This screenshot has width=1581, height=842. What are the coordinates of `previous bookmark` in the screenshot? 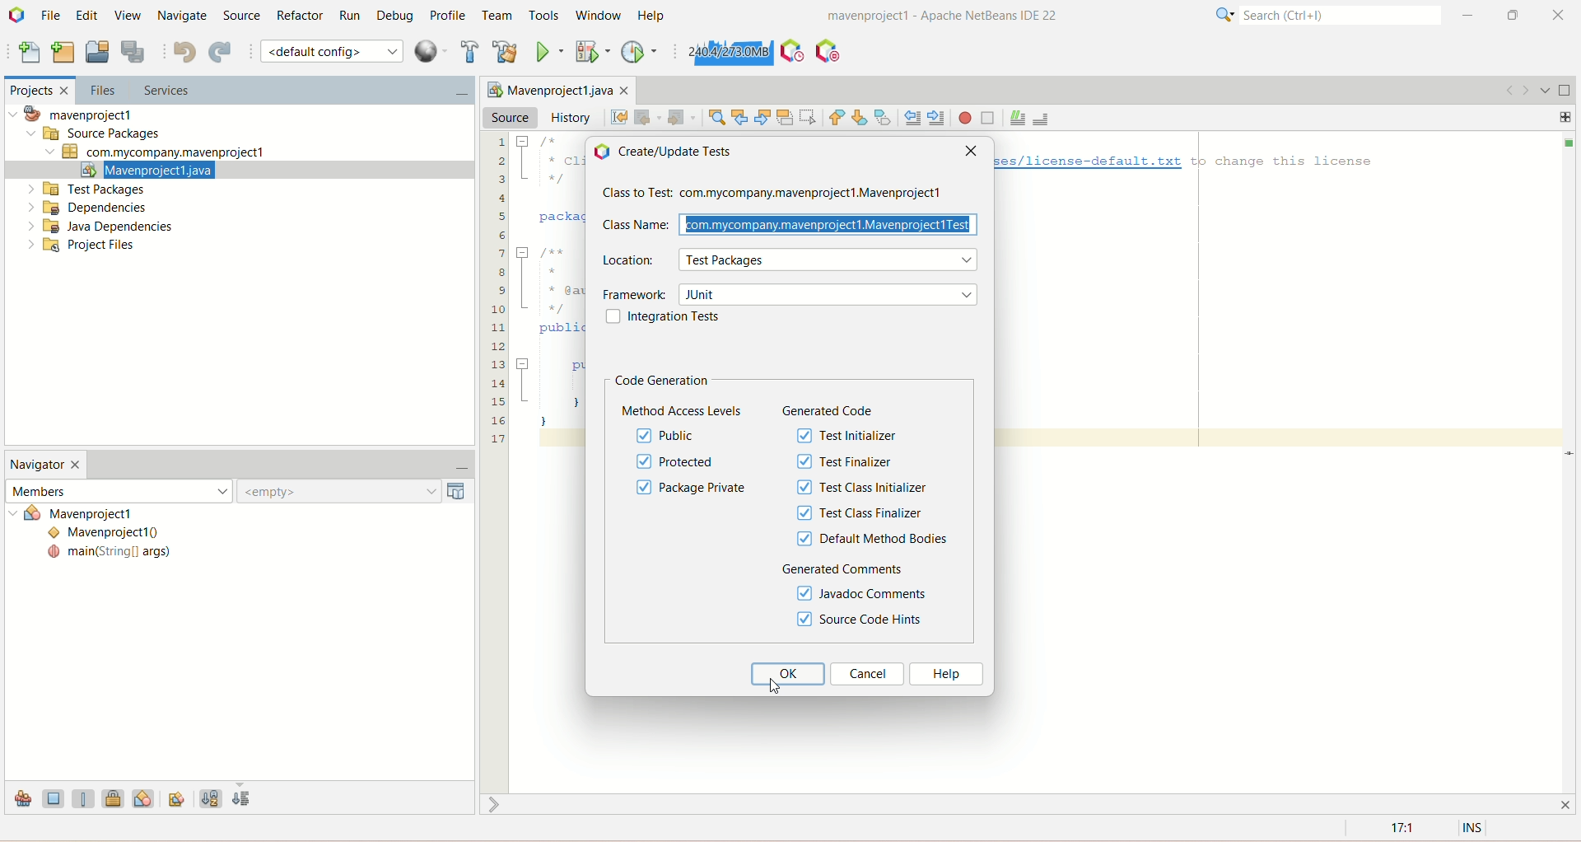 It's located at (837, 118).